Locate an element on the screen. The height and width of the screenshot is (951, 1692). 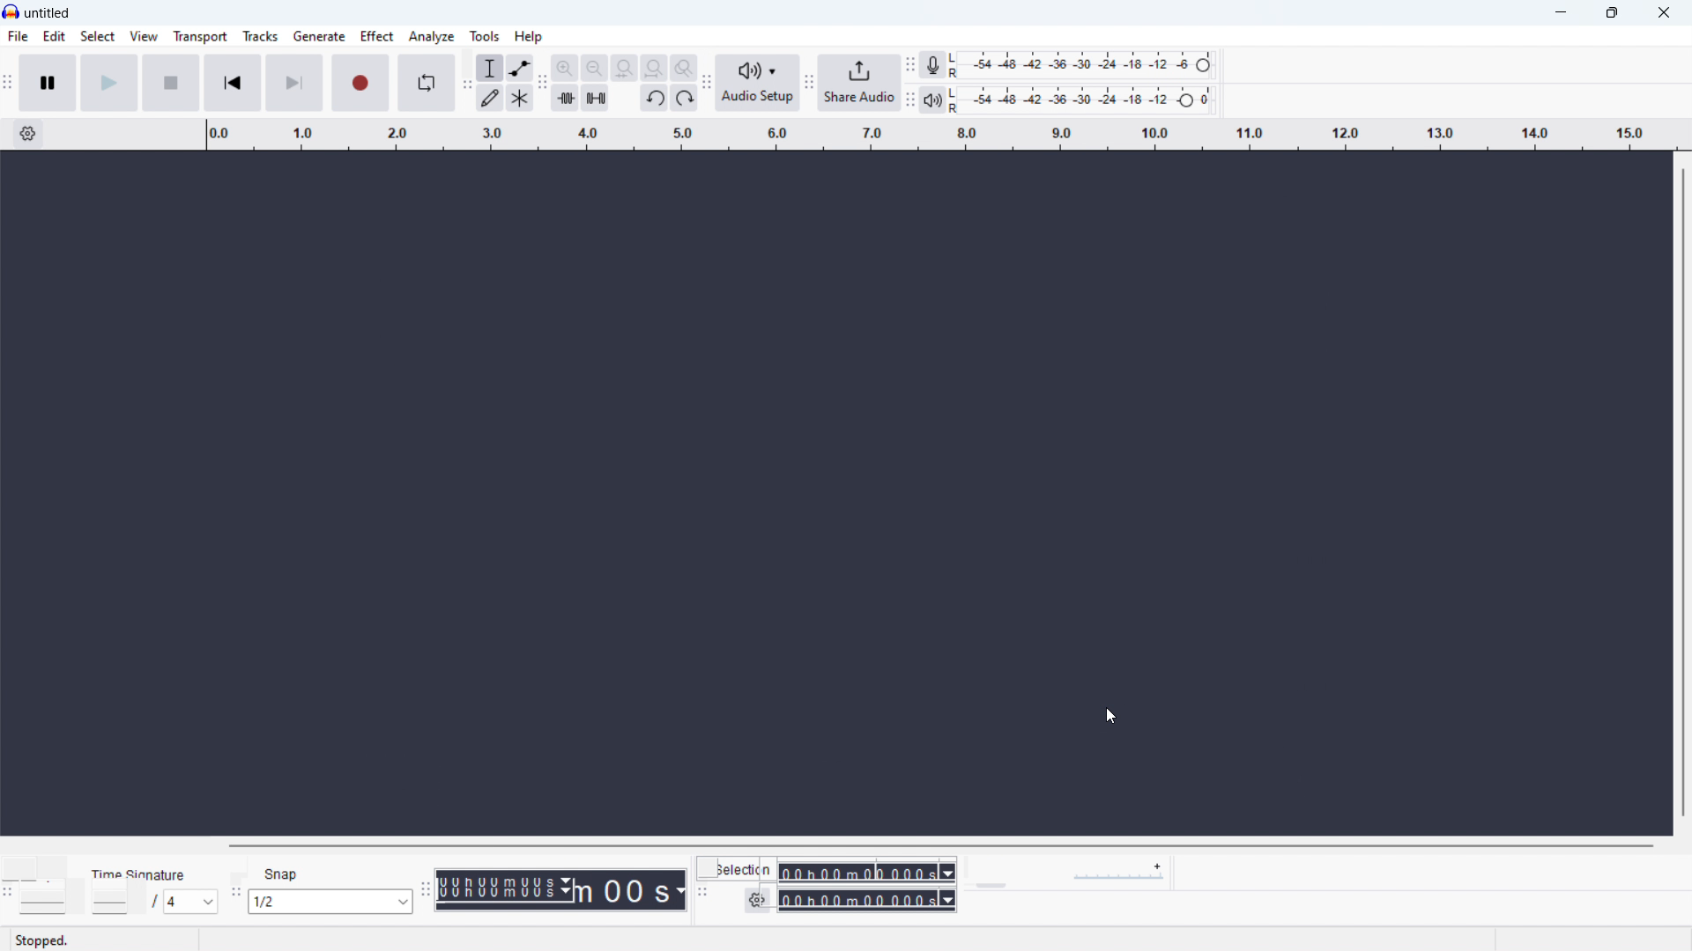
share audio toolbar is located at coordinates (809, 84).